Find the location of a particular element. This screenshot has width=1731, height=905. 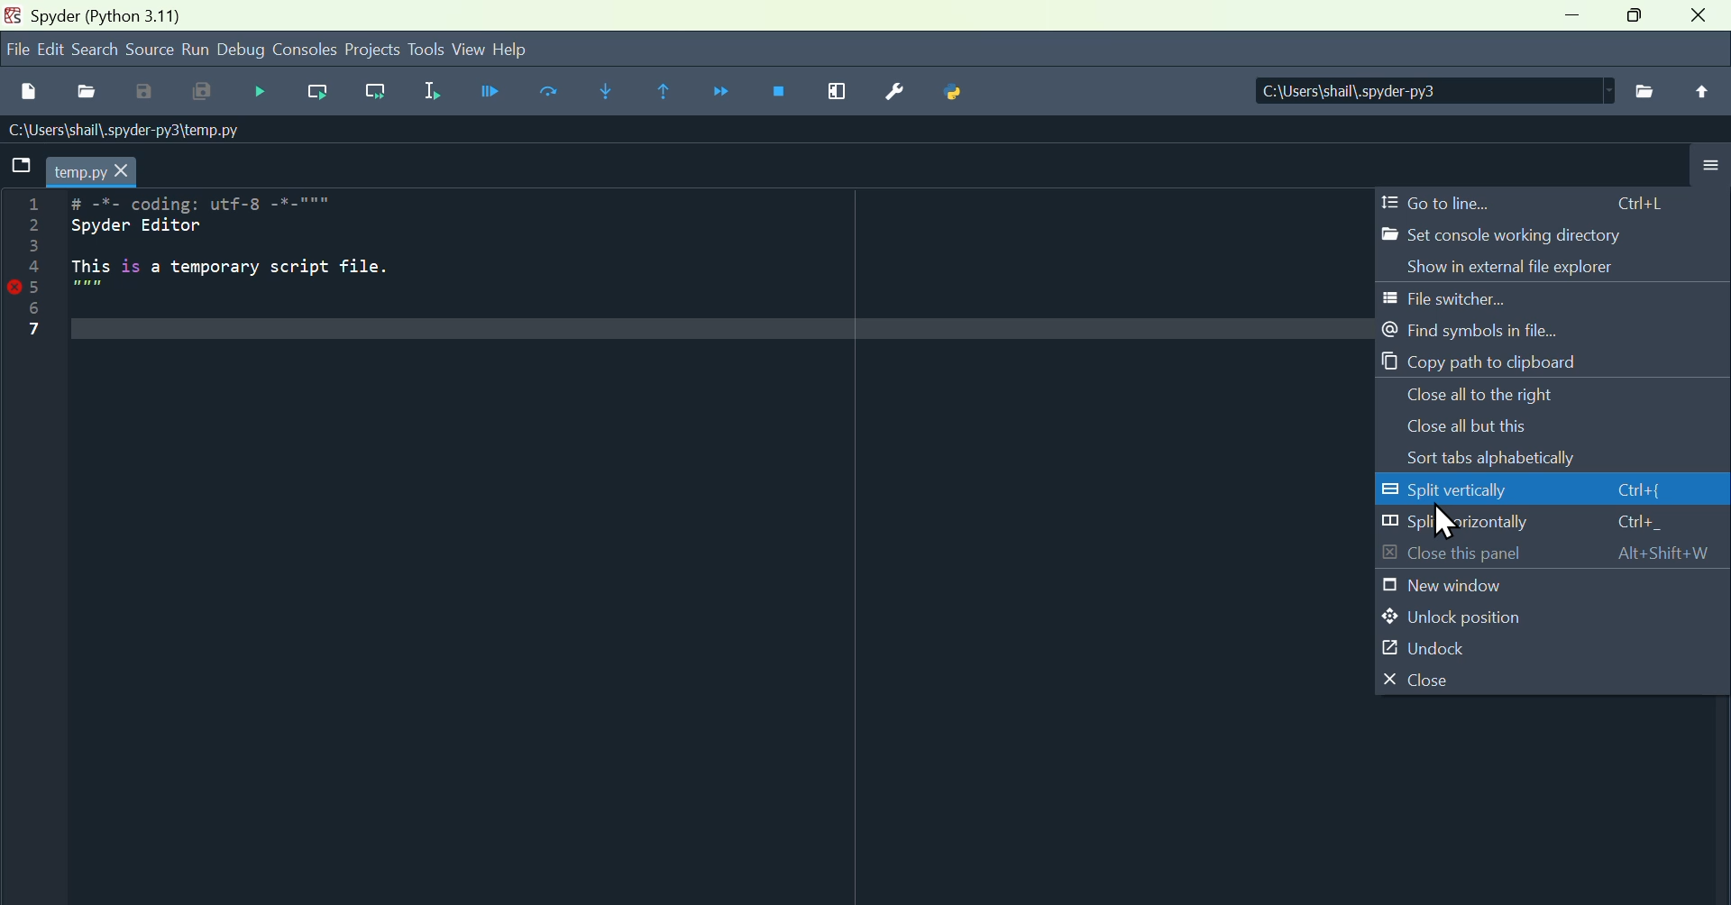

New window is located at coordinates (1552, 588).